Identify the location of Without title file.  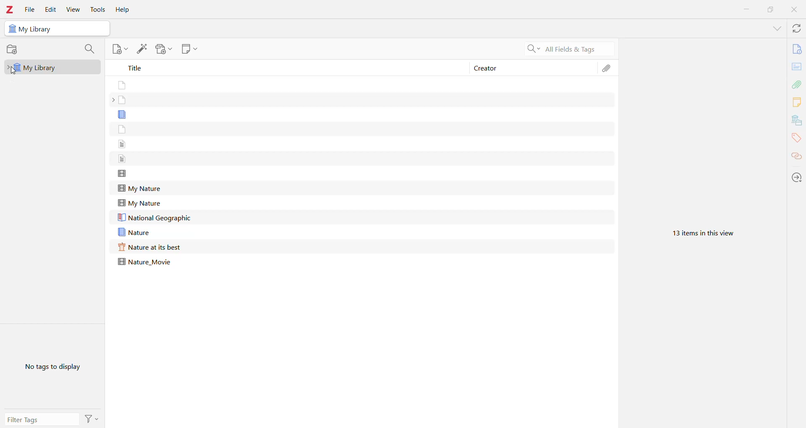
(124, 144).